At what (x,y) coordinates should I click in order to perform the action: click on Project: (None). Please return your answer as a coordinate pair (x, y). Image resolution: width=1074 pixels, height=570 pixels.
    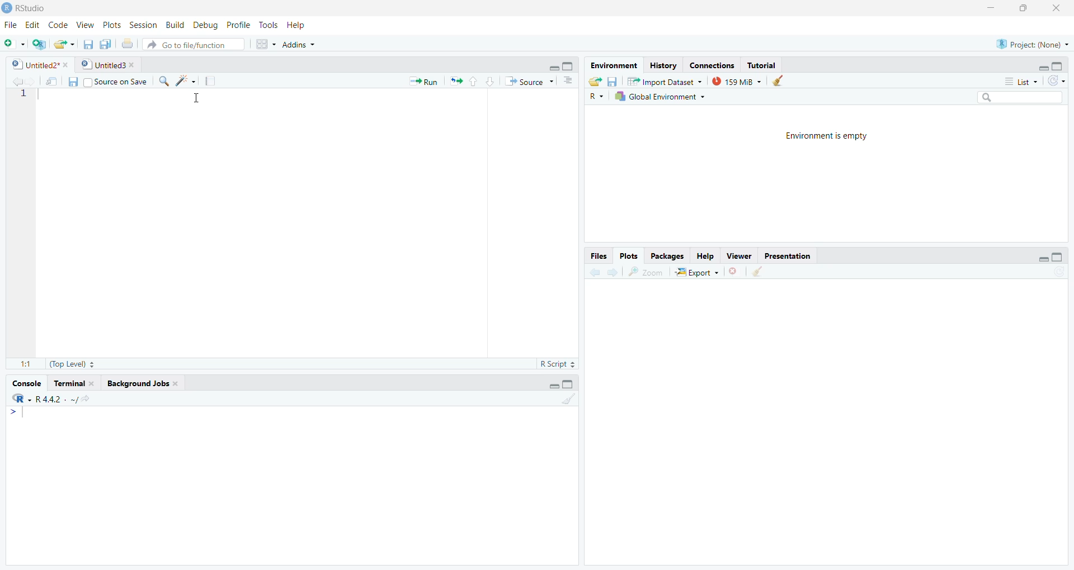
    Looking at the image, I should click on (1033, 44).